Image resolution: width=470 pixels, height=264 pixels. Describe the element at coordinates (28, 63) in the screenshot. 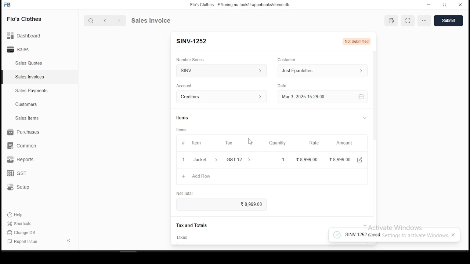

I see `sales` at that location.